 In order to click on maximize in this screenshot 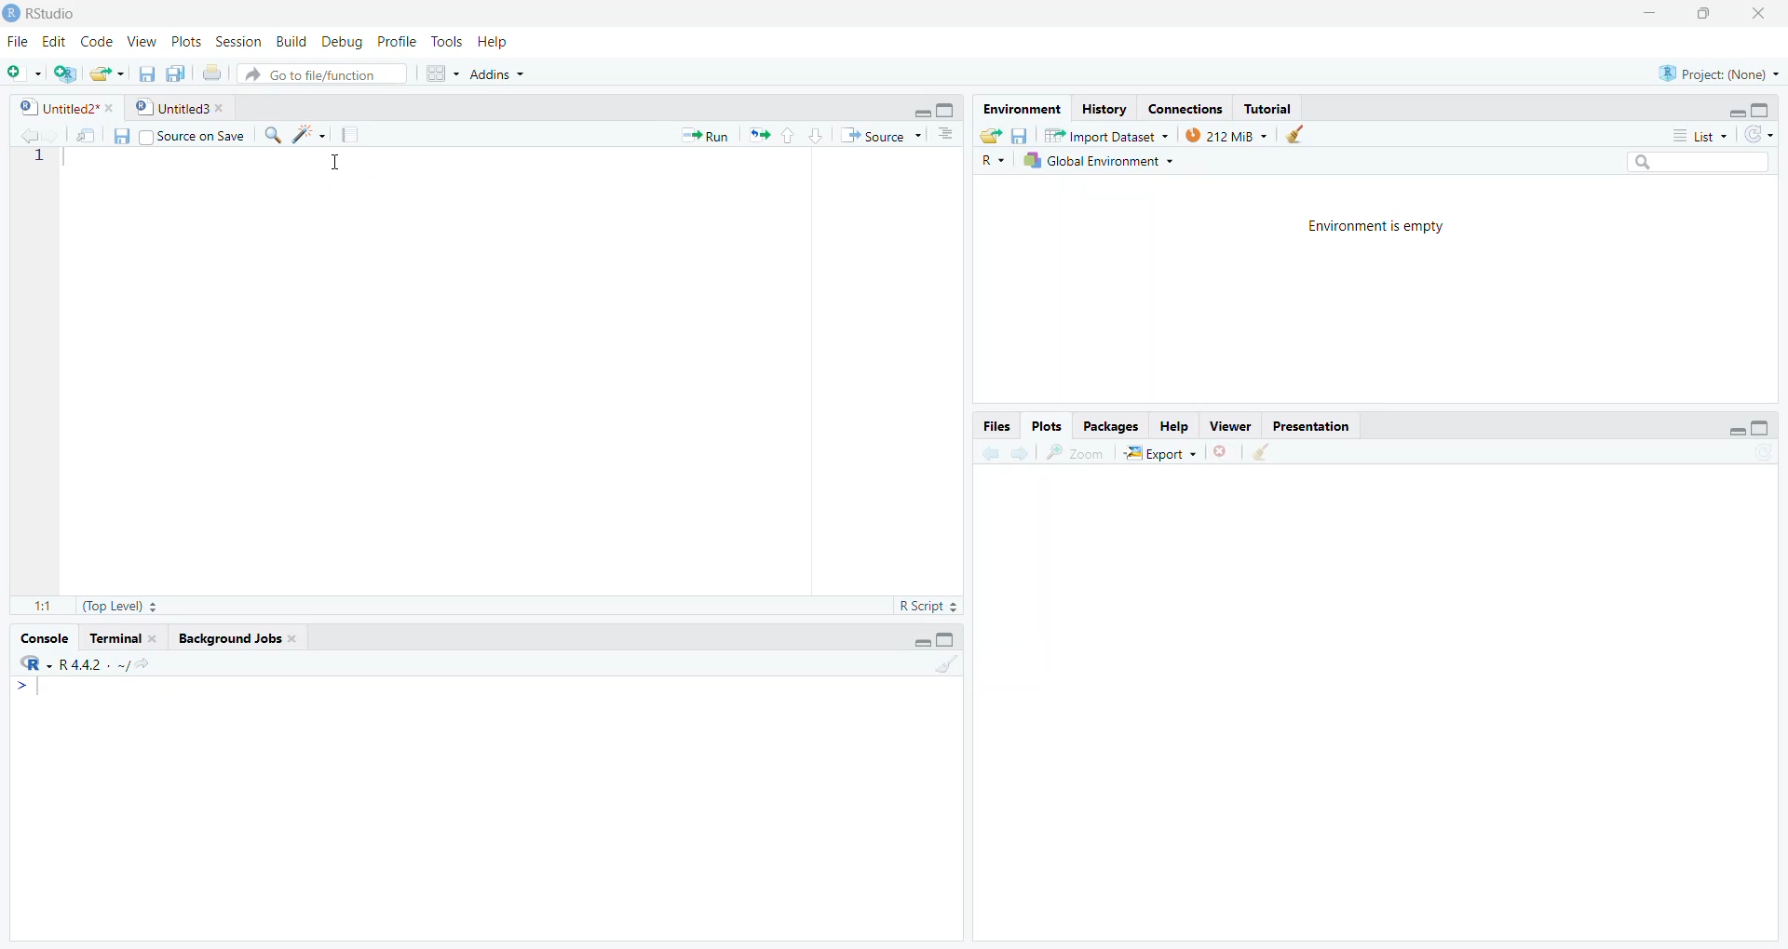, I will do `click(953, 640)`.